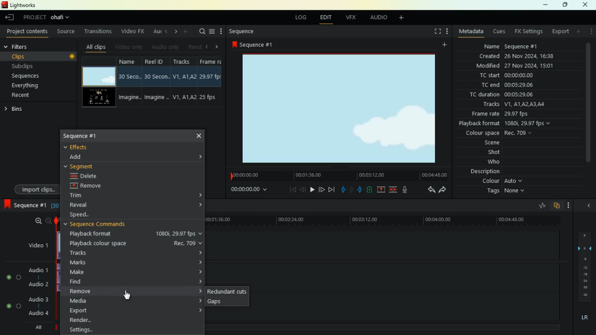 This screenshot has height=335, width=596. What do you see at coordinates (134, 243) in the screenshot?
I see `playback colour space` at bounding box center [134, 243].